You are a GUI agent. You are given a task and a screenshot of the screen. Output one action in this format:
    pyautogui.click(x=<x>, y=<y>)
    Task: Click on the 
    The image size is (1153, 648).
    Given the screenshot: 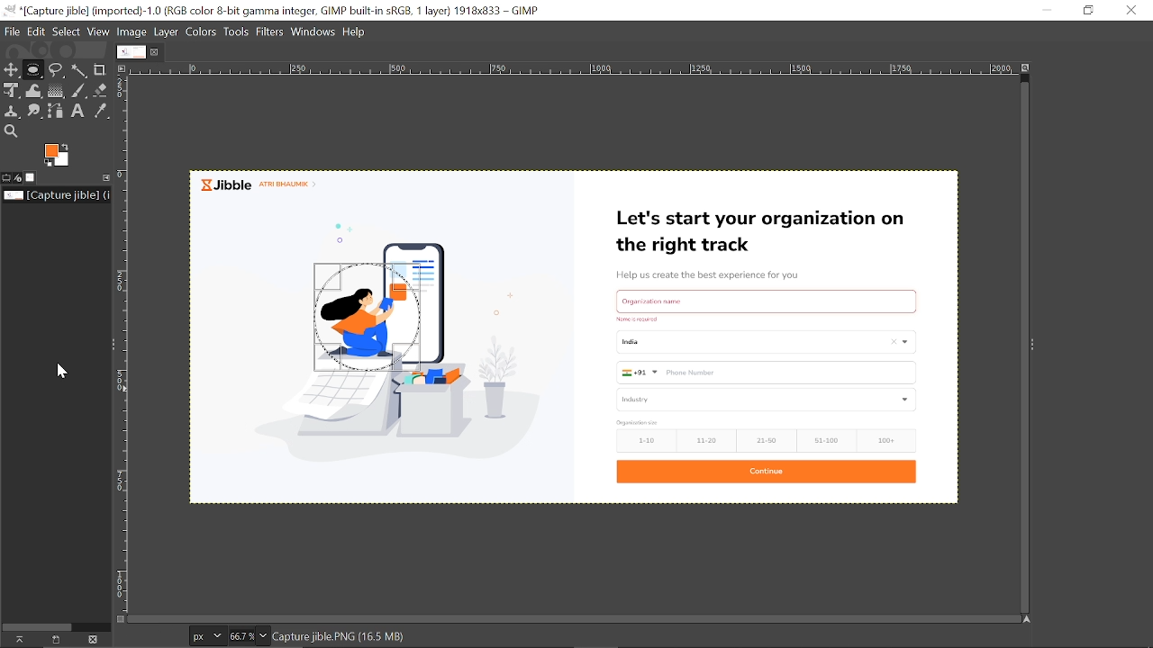 What is the action you would take?
    pyautogui.click(x=101, y=31)
    